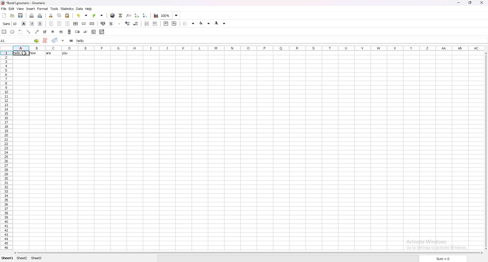  I want to click on decrease decimal, so click(136, 24).